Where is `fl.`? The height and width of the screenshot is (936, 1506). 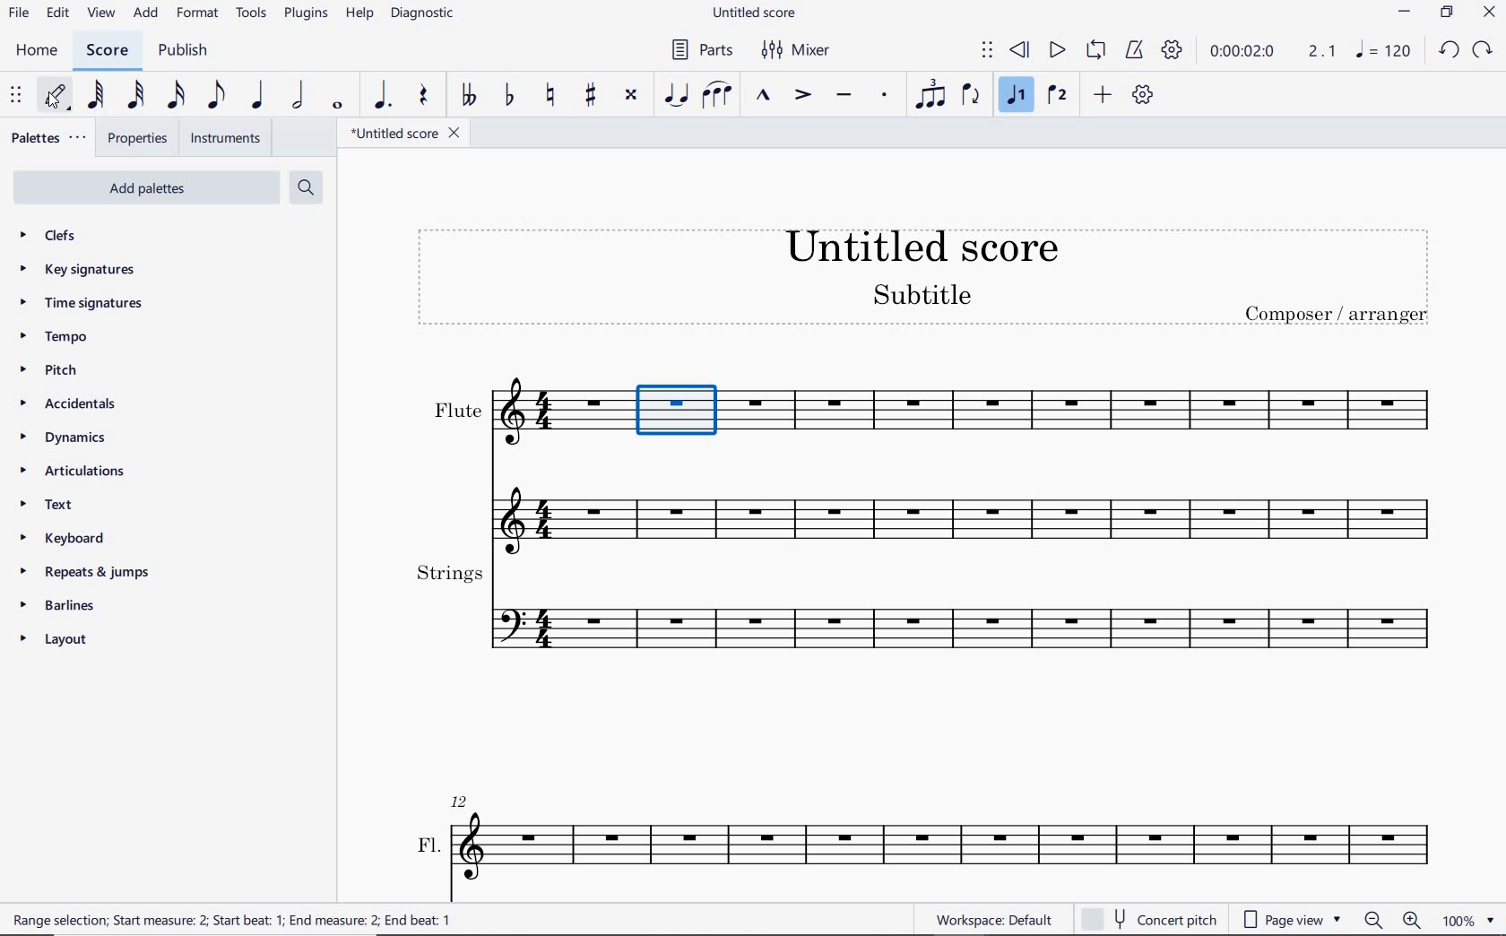 fl. is located at coordinates (929, 836).